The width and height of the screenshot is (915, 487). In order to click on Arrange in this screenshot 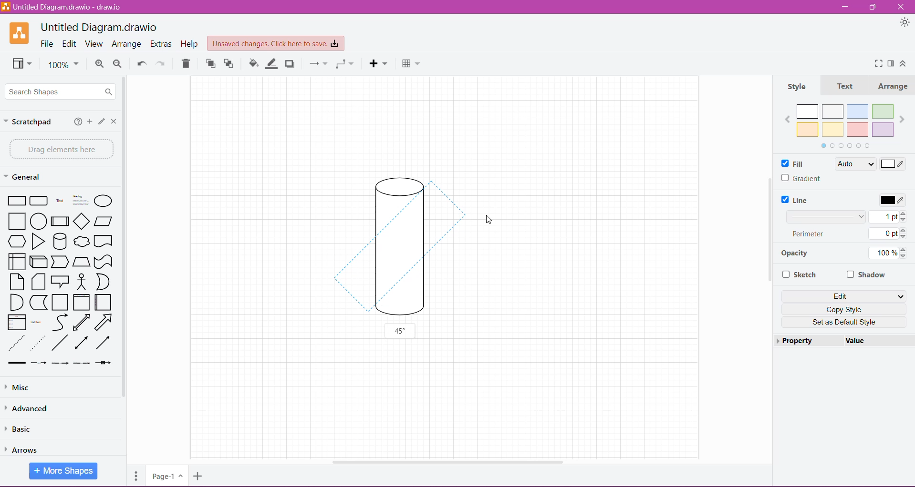, I will do `click(127, 44)`.